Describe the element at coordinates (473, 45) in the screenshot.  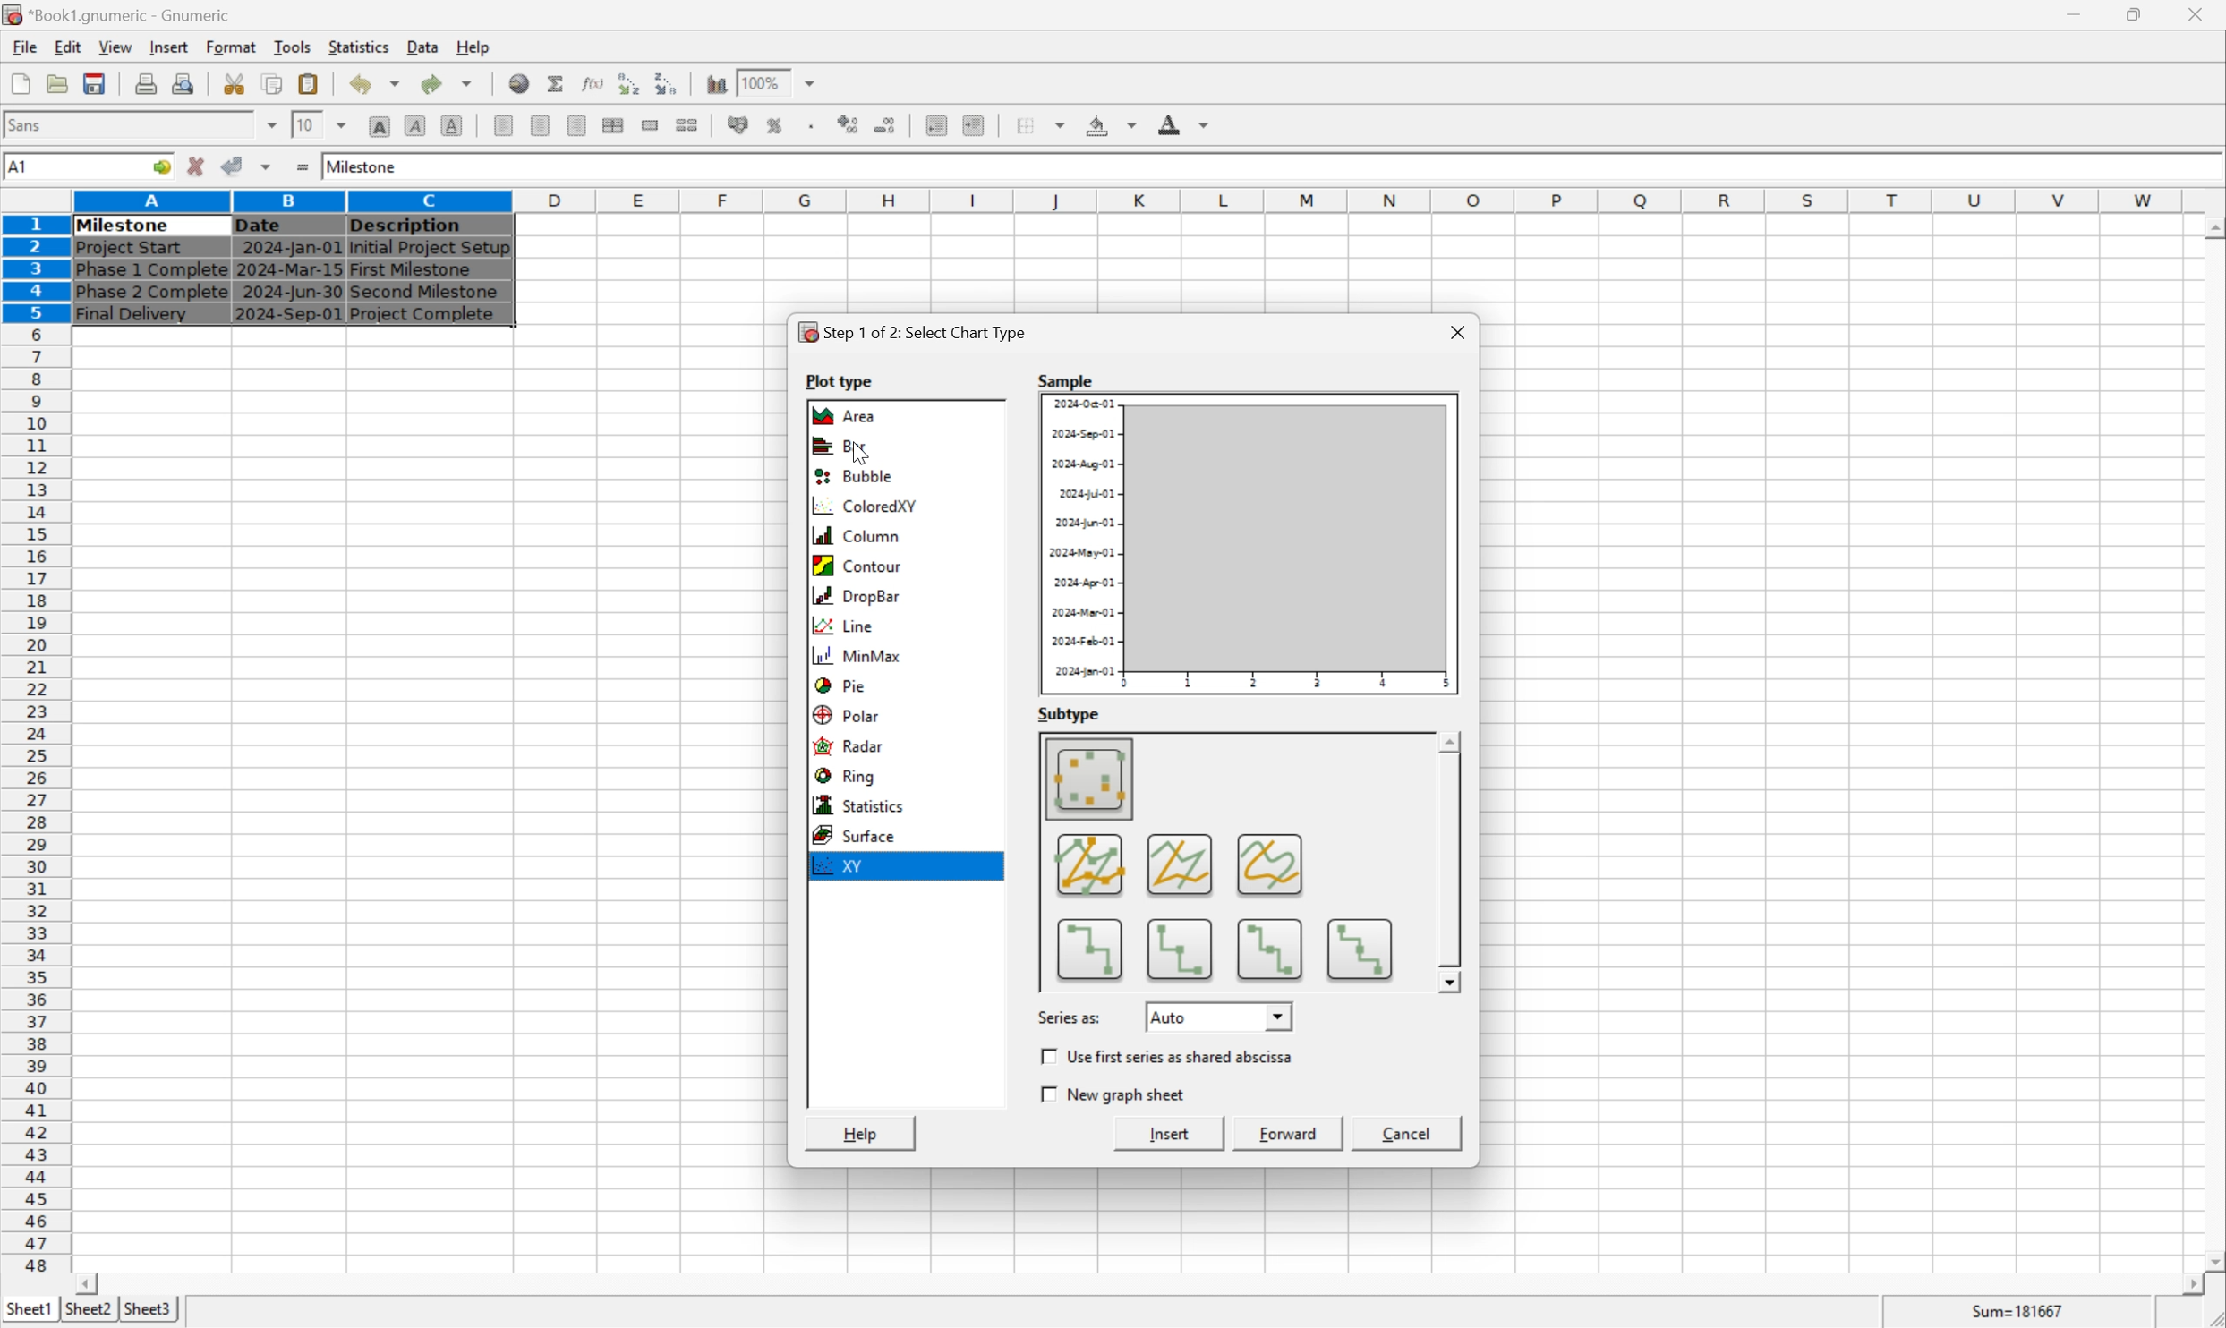
I see `help` at that location.